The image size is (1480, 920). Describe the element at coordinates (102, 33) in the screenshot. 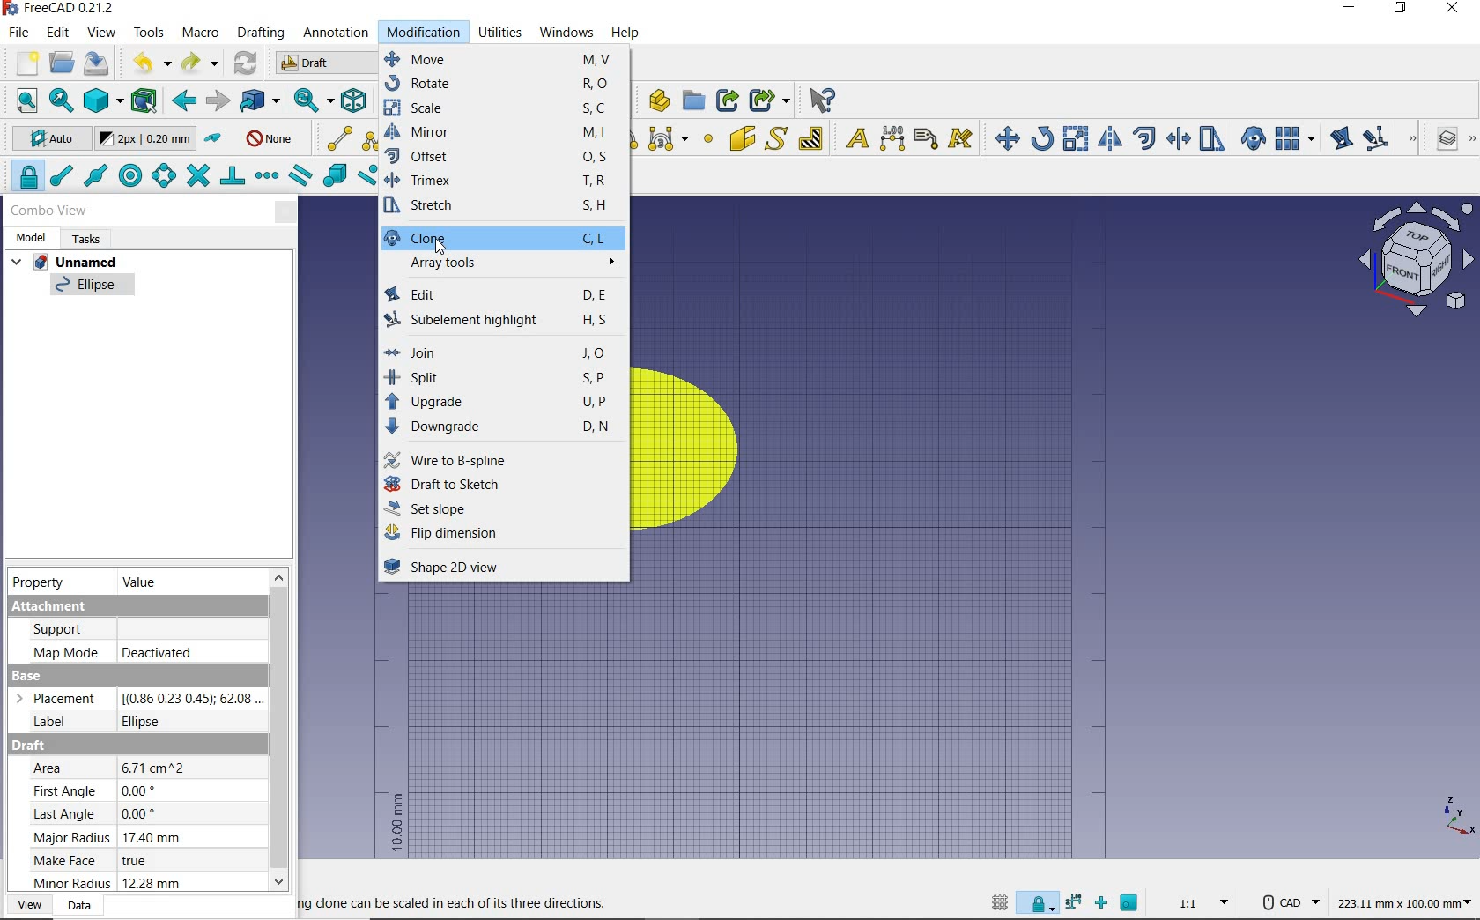

I see `view` at that location.